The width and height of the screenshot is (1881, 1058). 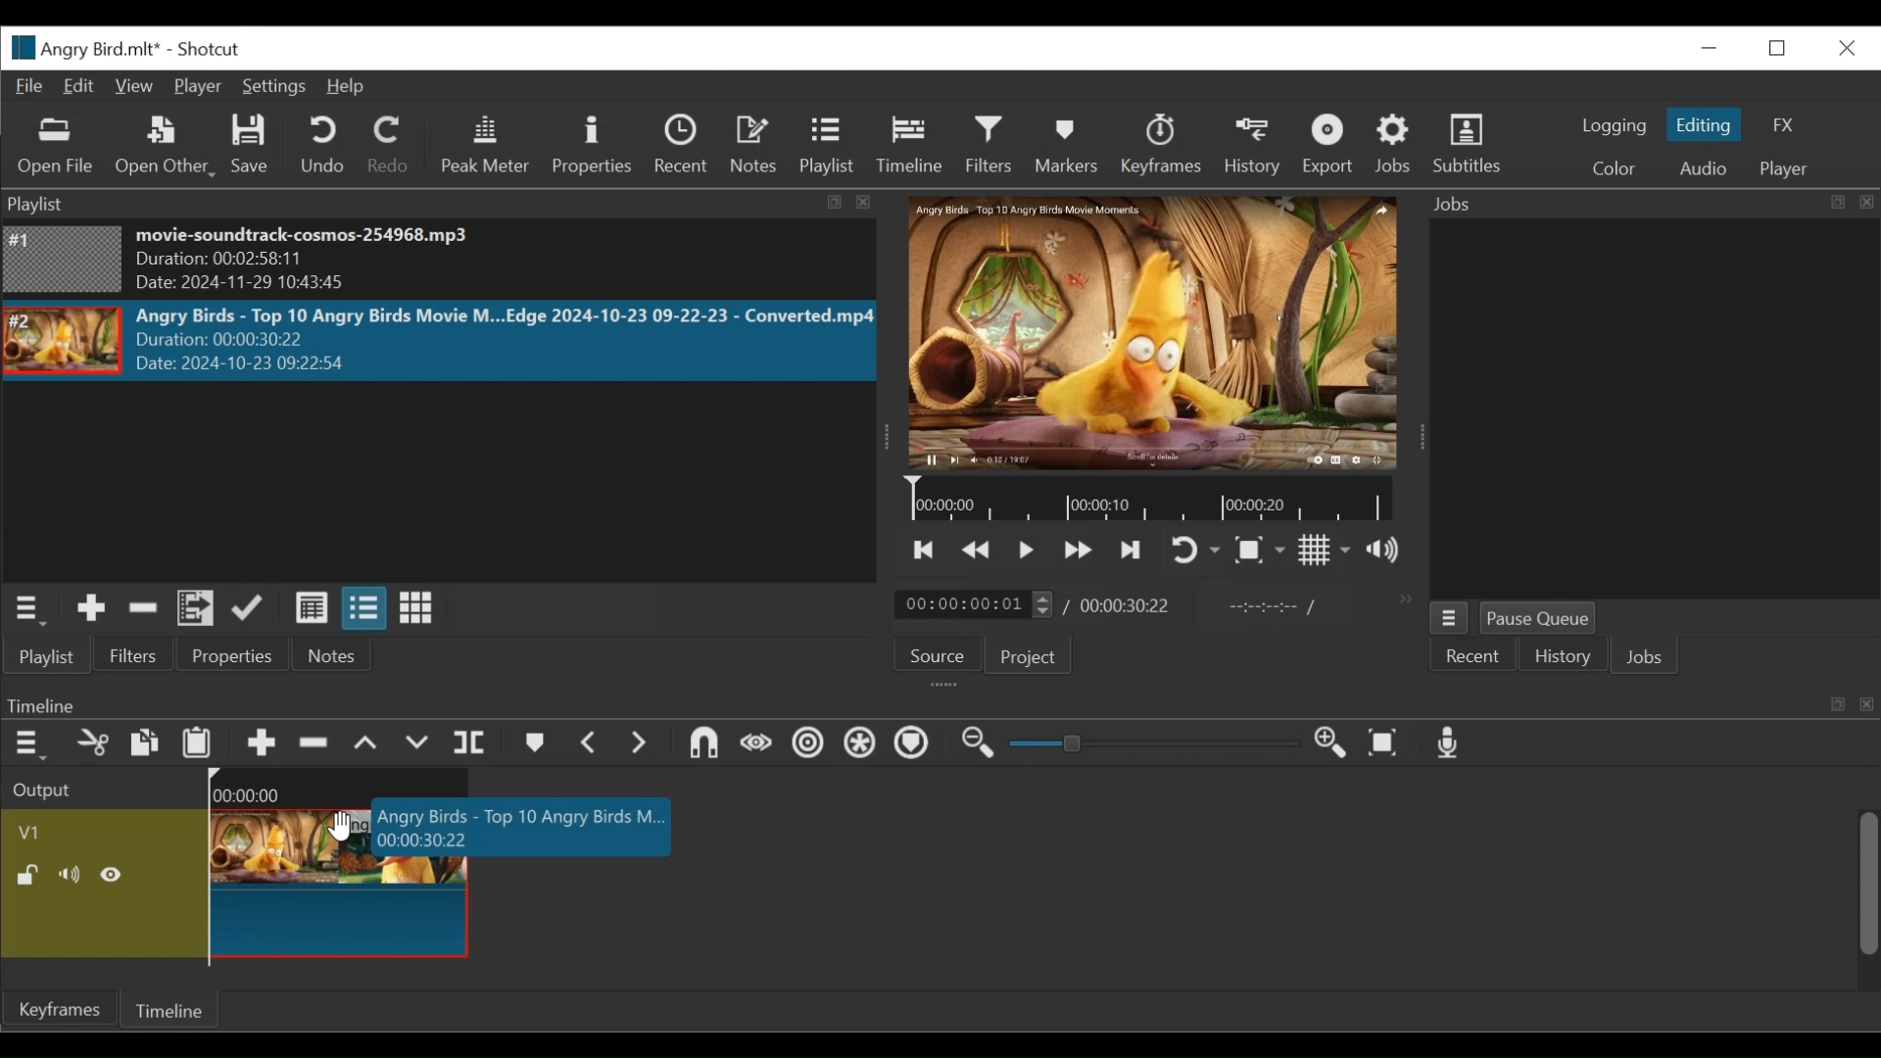 I want to click on Update, so click(x=254, y=608).